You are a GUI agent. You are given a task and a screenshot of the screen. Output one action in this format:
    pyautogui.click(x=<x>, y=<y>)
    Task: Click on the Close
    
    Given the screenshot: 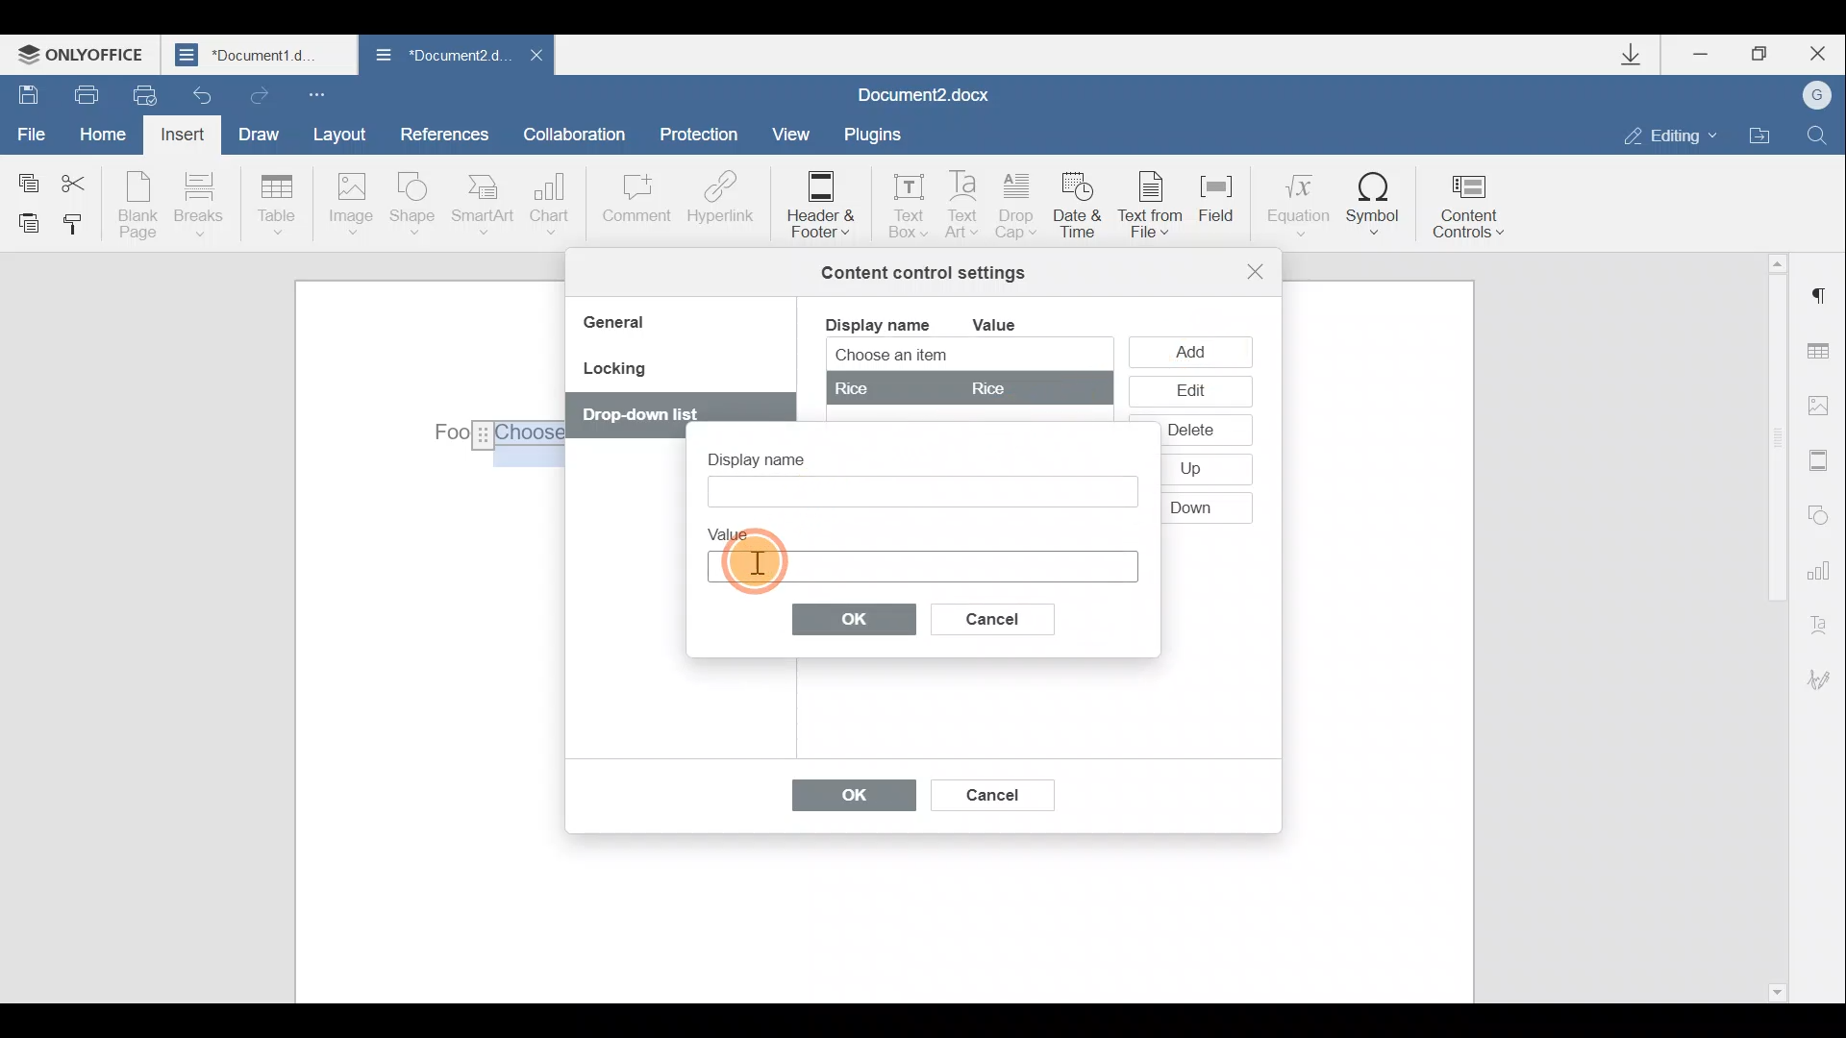 What is the action you would take?
    pyautogui.click(x=1256, y=271)
    